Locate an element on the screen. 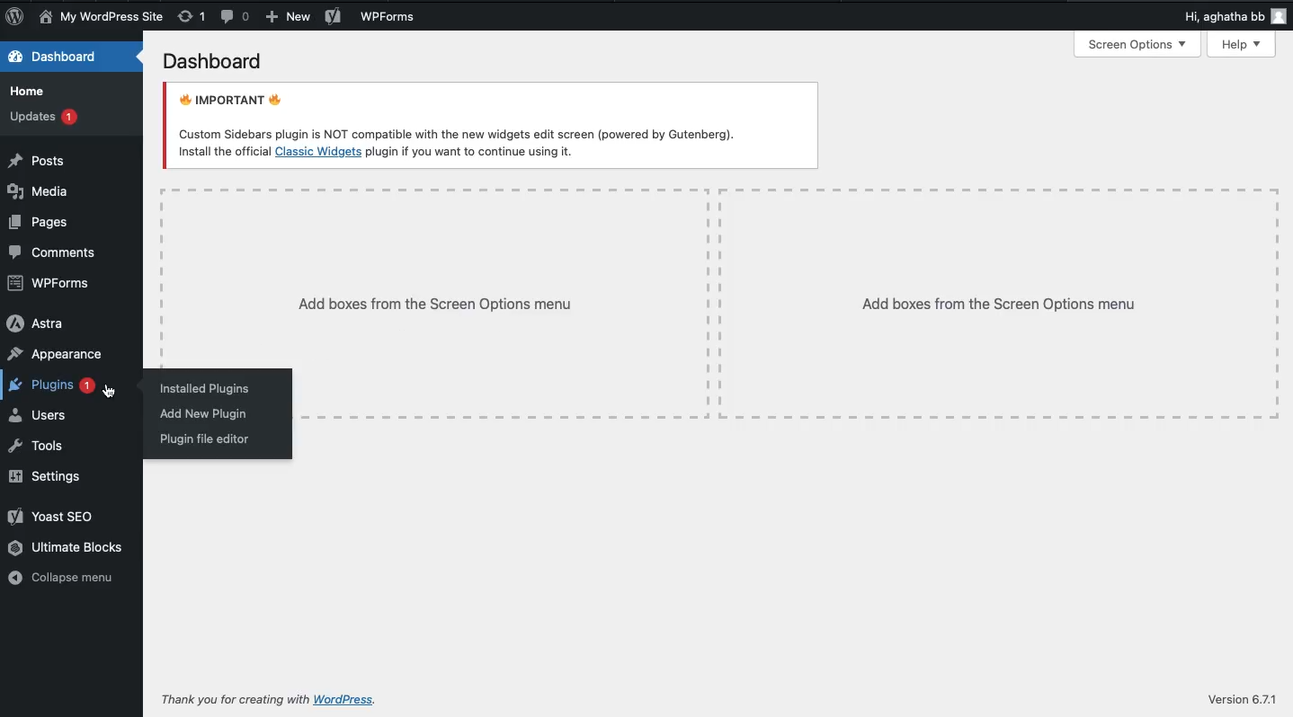 This screenshot has height=717, width=1293. New is located at coordinates (288, 17).